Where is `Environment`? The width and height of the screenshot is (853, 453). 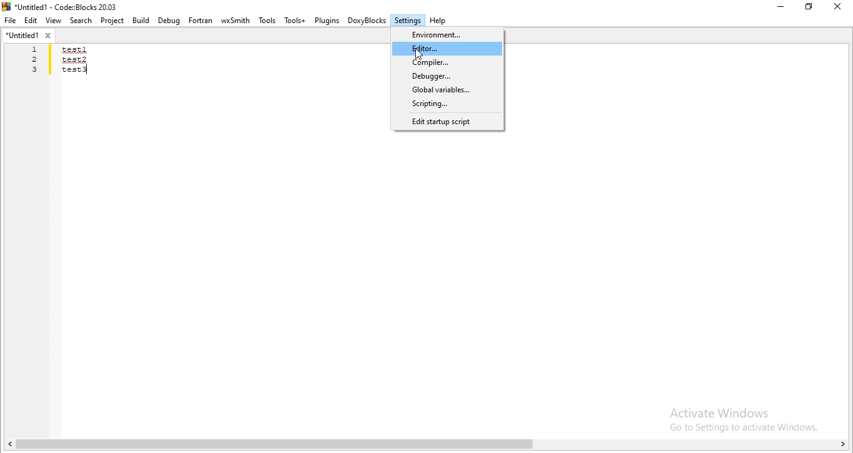
Environment is located at coordinates (449, 33).